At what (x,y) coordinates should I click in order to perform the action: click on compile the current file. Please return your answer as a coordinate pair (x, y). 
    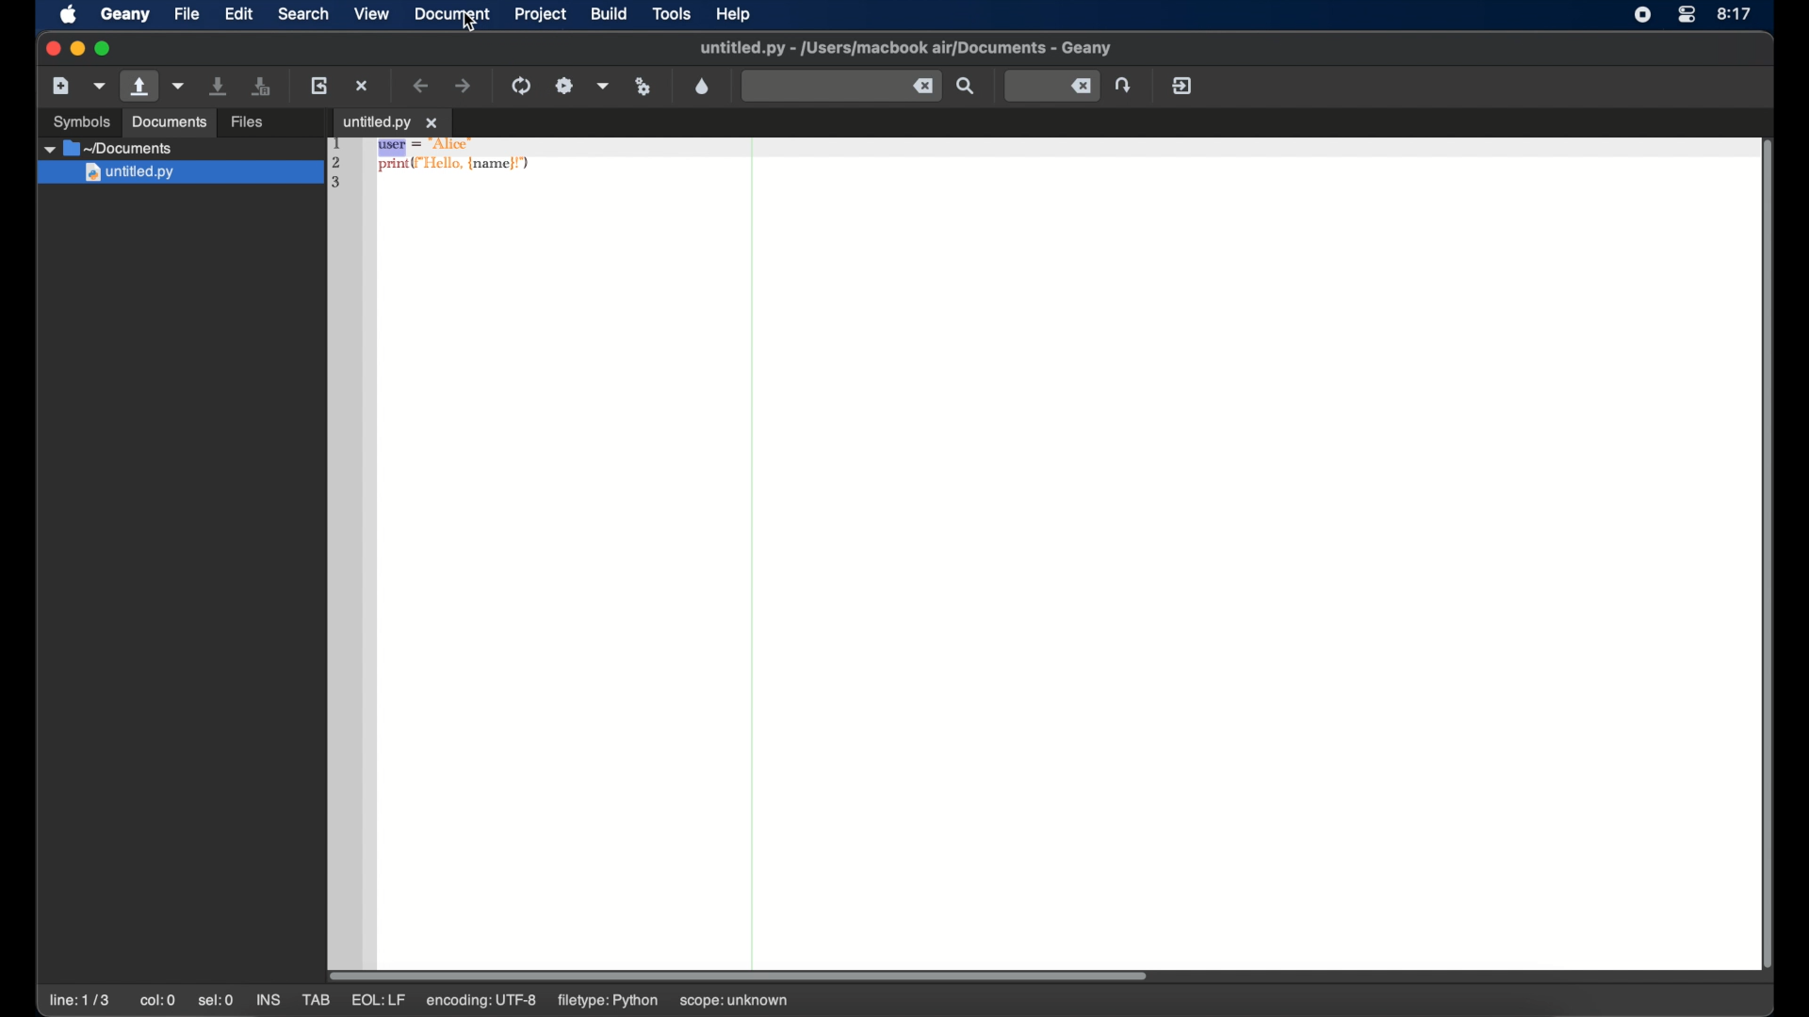
    Looking at the image, I should click on (521, 86).